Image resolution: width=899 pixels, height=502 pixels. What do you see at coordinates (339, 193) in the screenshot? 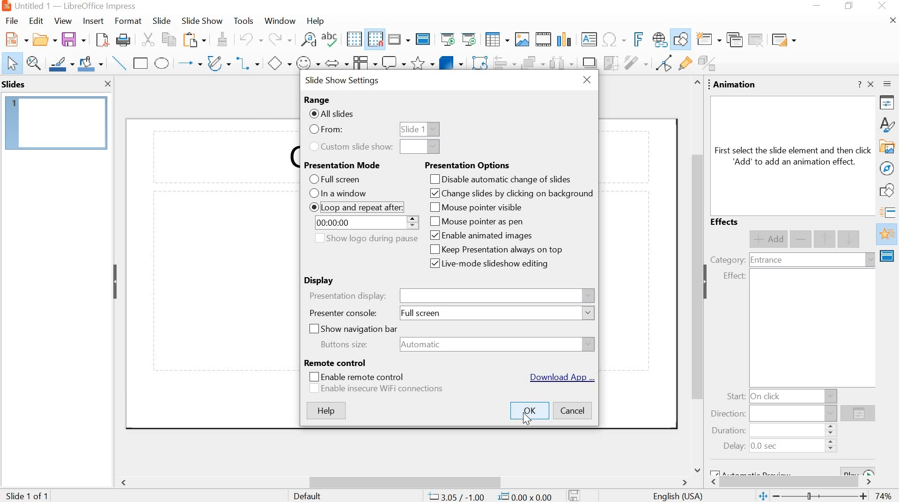
I see `in a window` at bounding box center [339, 193].